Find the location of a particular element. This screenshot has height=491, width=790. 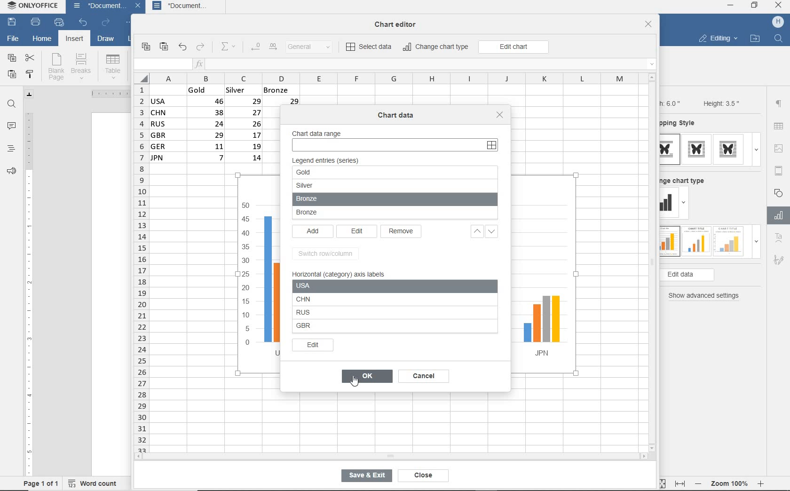

change decimal place is located at coordinates (263, 47).